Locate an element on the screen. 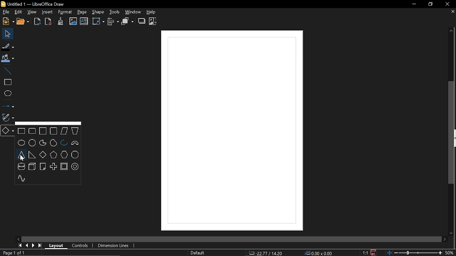 The width and height of the screenshot is (456, 256). Rectangle is located at coordinates (7, 82).